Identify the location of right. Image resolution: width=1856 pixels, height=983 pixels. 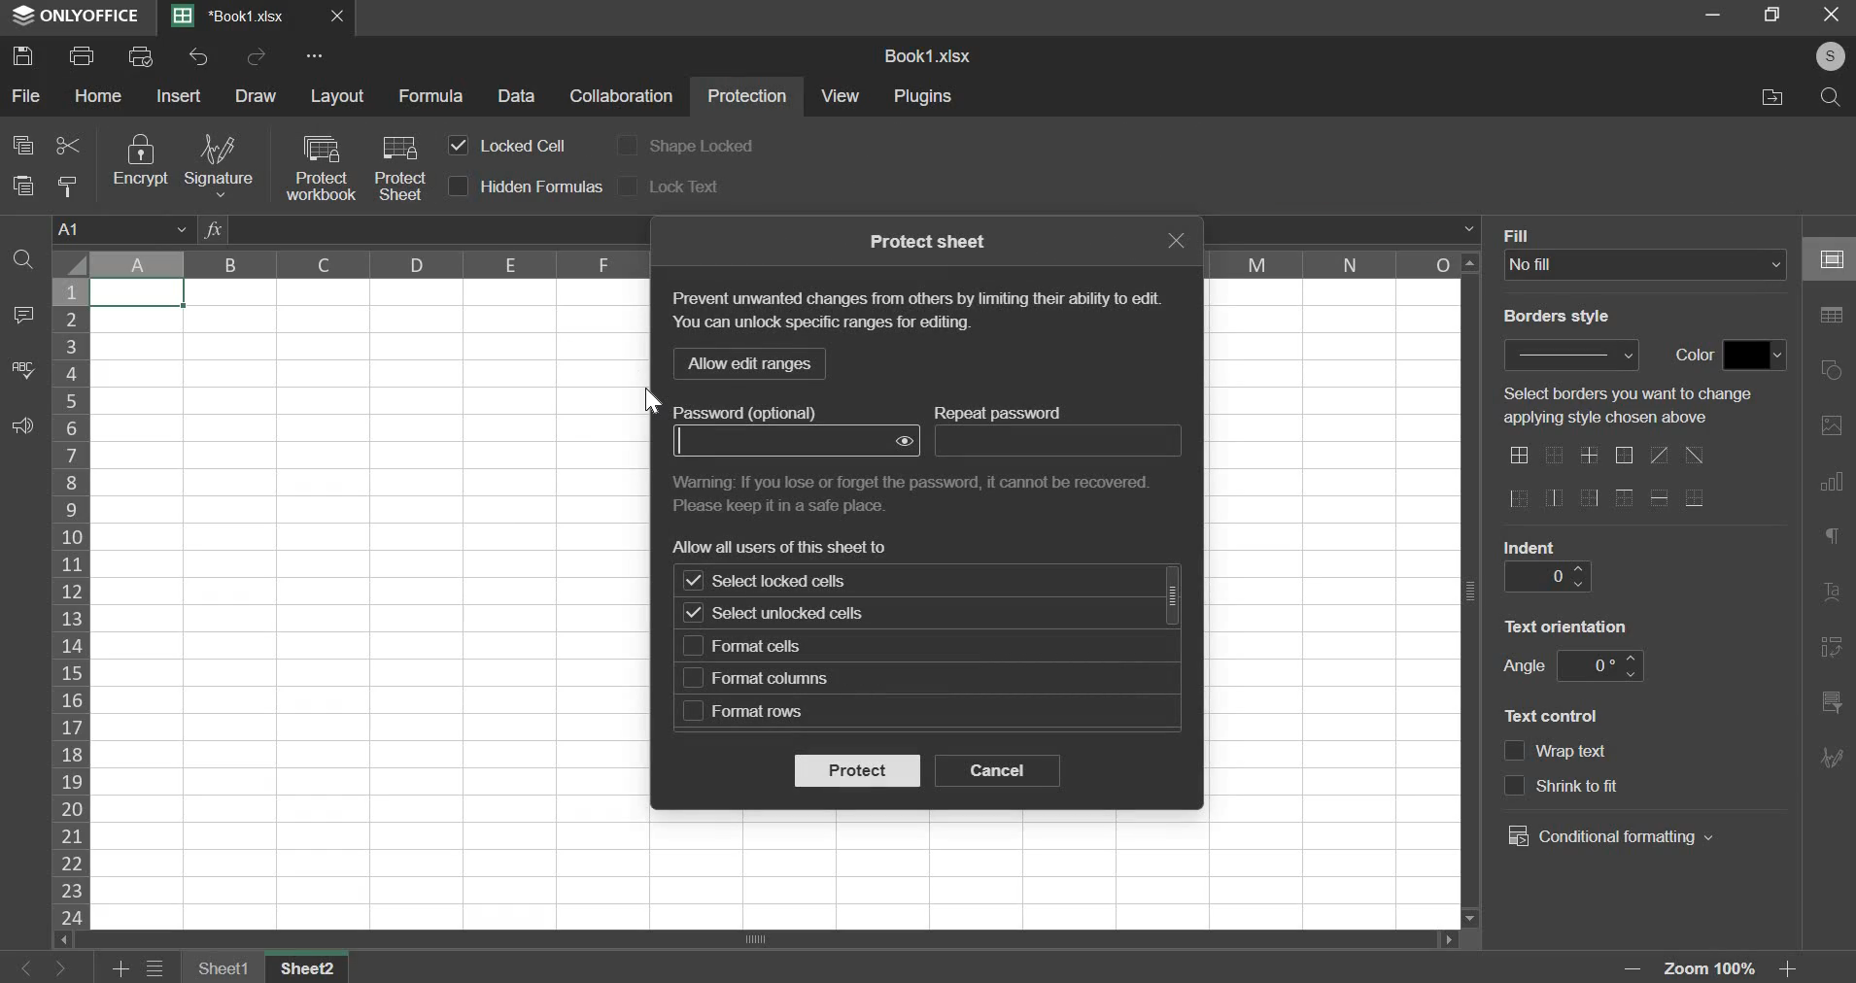
(59, 969).